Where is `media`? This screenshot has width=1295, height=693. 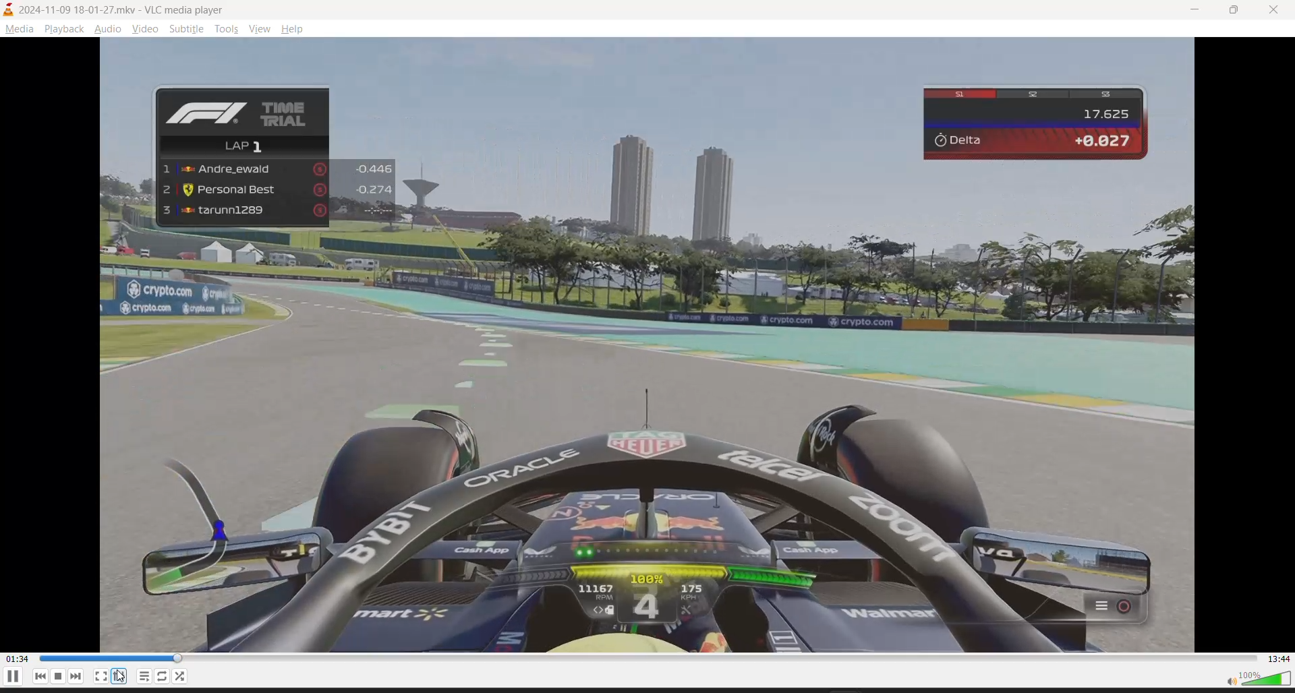
media is located at coordinates (20, 29).